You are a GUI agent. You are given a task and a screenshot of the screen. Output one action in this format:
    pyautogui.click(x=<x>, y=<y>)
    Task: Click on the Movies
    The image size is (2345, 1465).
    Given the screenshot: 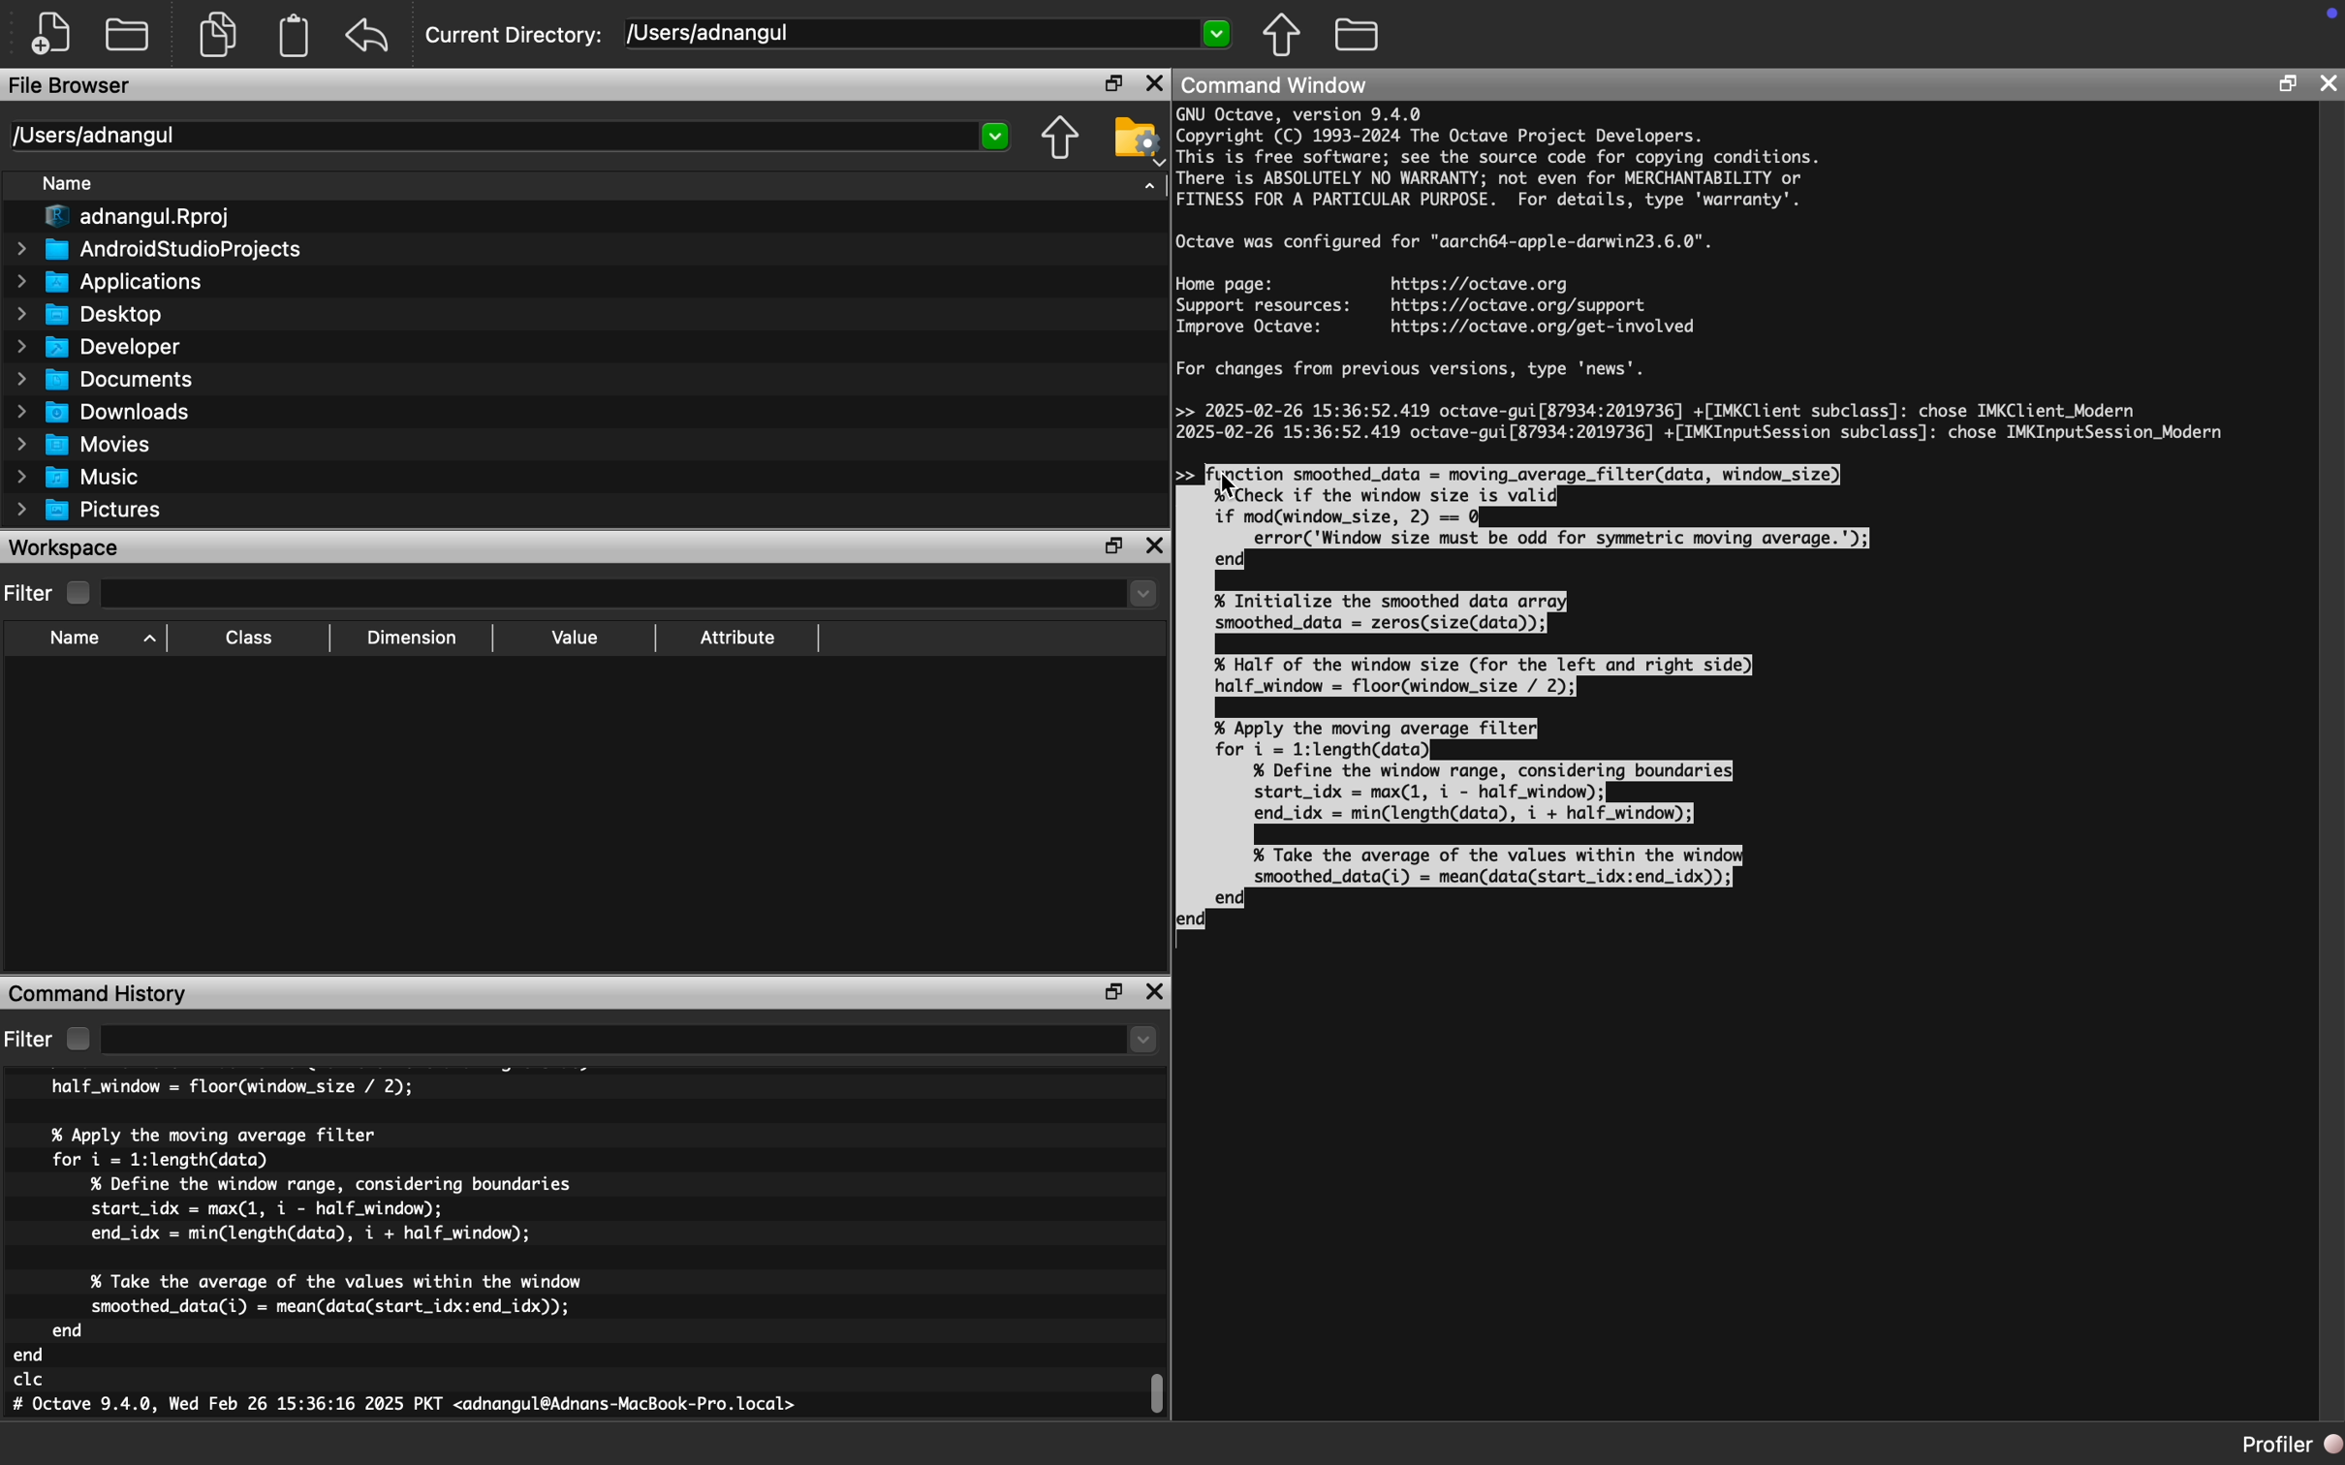 What is the action you would take?
    pyautogui.click(x=84, y=446)
    